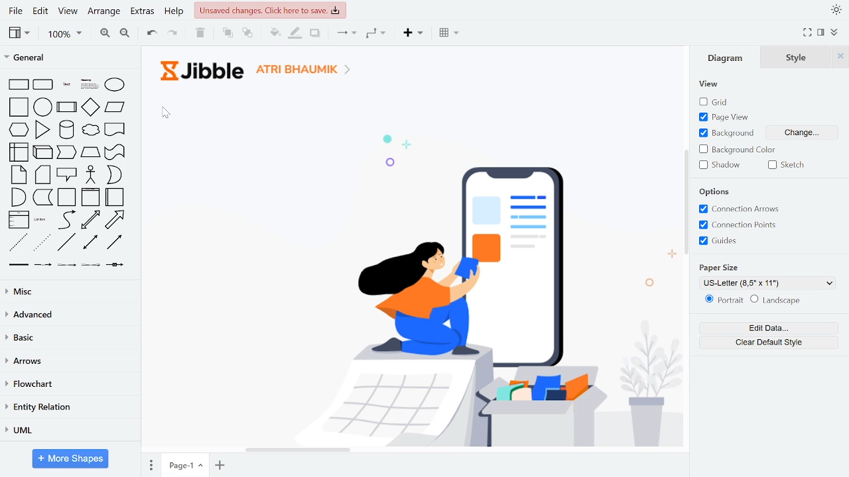 The width and height of the screenshot is (849, 477). What do you see at coordinates (42, 265) in the screenshot?
I see `general shapes` at bounding box center [42, 265].